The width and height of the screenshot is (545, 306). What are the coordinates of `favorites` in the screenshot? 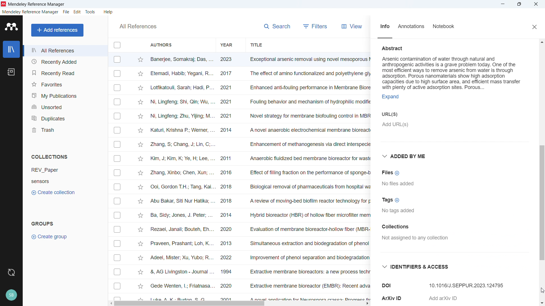 It's located at (65, 84).